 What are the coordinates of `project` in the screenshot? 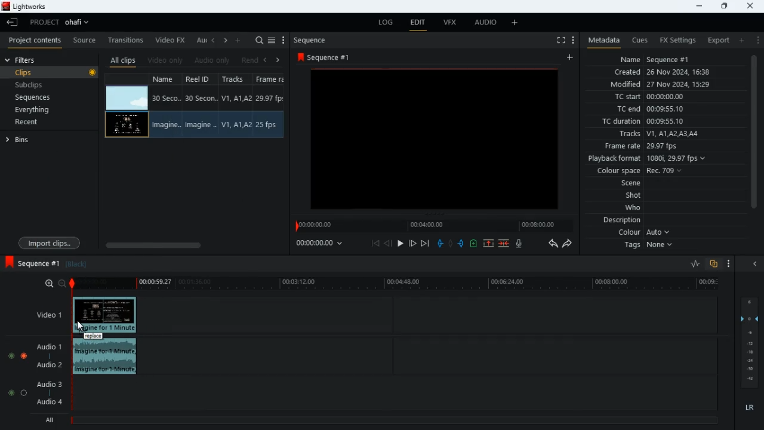 It's located at (62, 22).